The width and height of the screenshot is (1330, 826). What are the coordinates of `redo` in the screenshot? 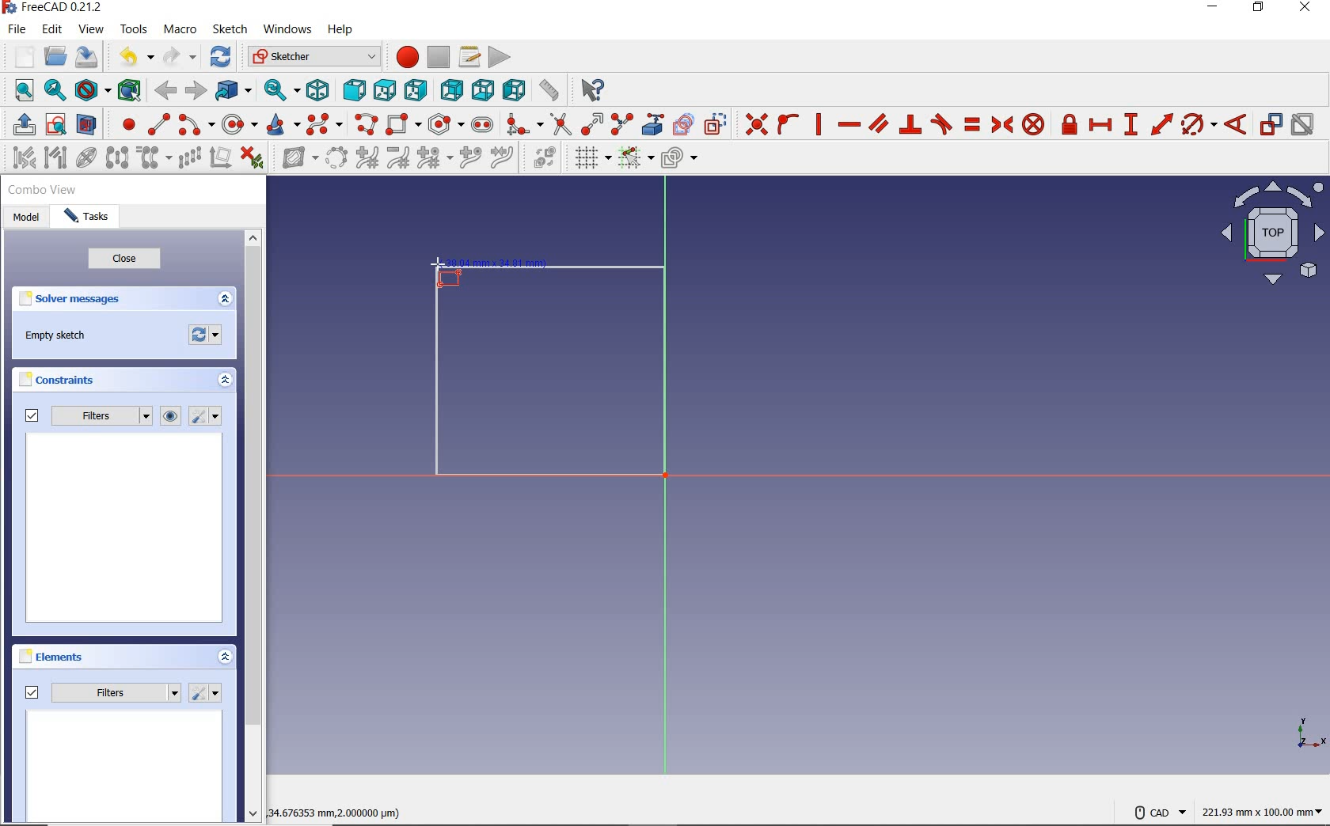 It's located at (180, 57).